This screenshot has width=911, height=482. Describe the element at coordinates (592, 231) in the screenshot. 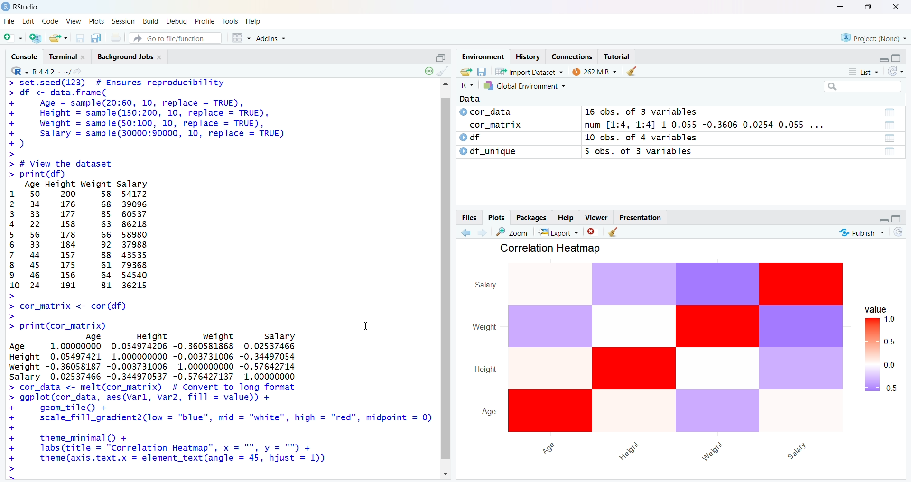

I see `Close` at that location.